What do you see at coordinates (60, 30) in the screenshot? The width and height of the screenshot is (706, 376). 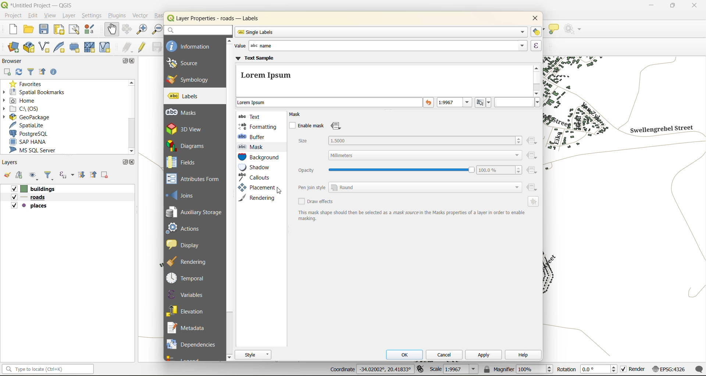 I see `print layout` at bounding box center [60, 30].